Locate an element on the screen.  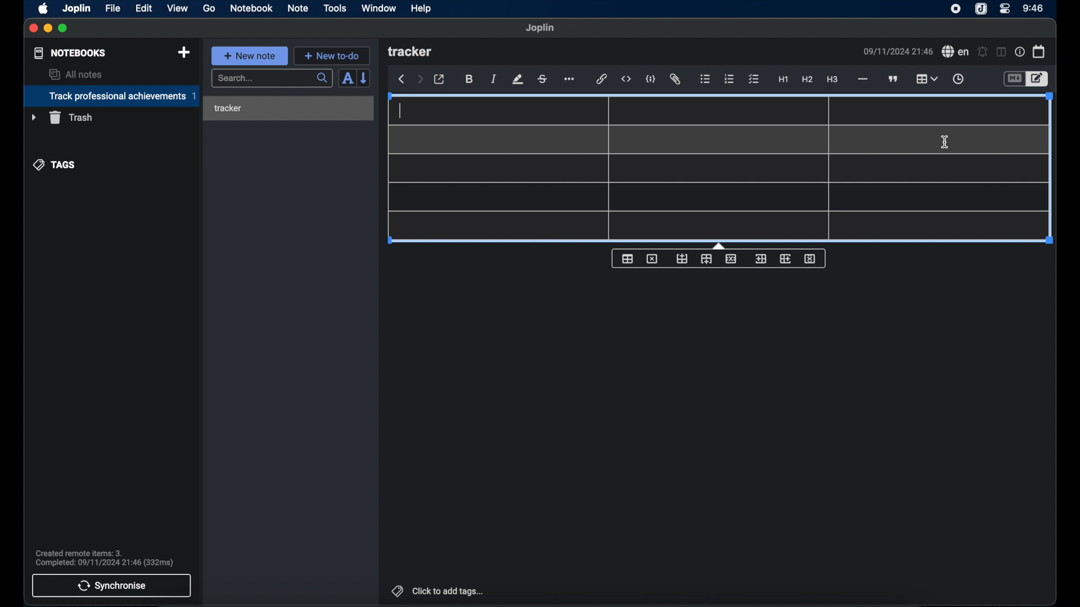
apple icon is located at coordinates (44, 8).